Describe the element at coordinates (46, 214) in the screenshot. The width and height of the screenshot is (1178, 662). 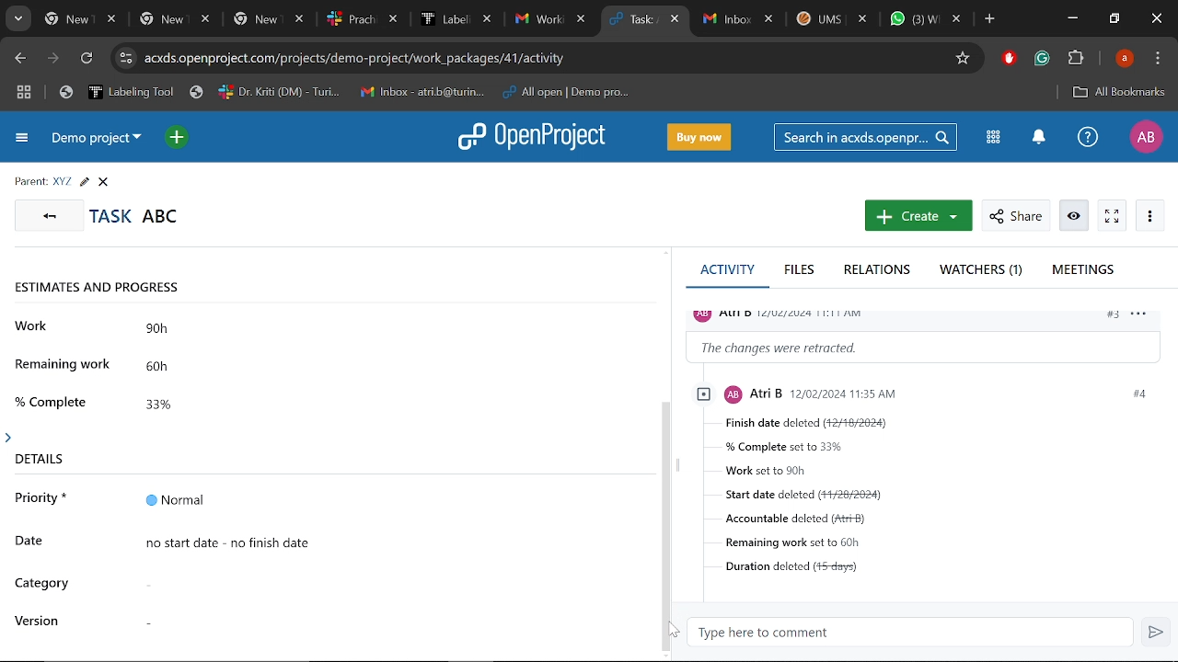
I see `GO back` at that location.